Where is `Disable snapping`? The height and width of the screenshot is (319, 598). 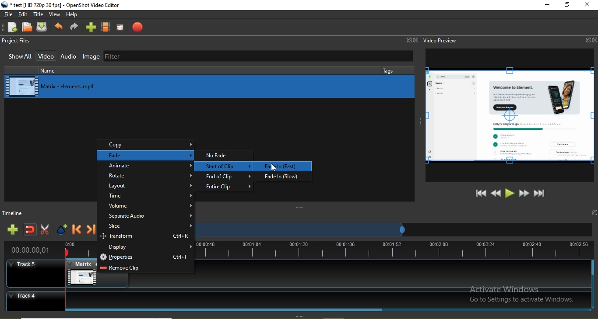 Disable snapping is located at coordinates (31, 231).